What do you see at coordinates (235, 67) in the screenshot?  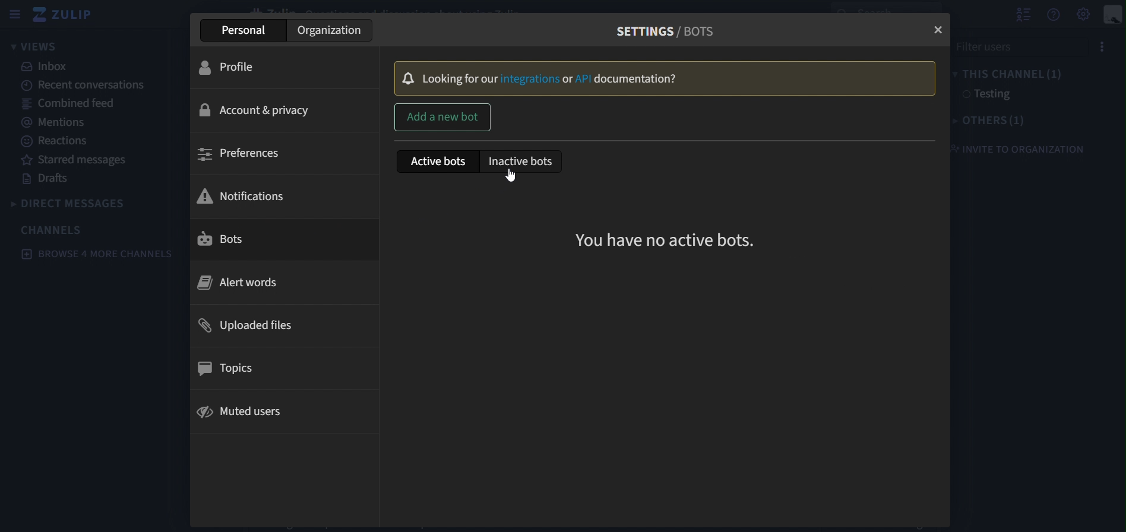 I see `profile` at bounding box center [235, 67].